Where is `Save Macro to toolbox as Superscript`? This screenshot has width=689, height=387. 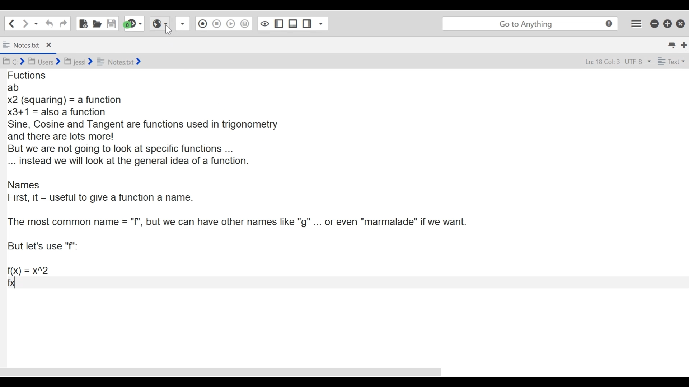 Save Macro to toolbox as Superscript is located at coordinates (245, 23).